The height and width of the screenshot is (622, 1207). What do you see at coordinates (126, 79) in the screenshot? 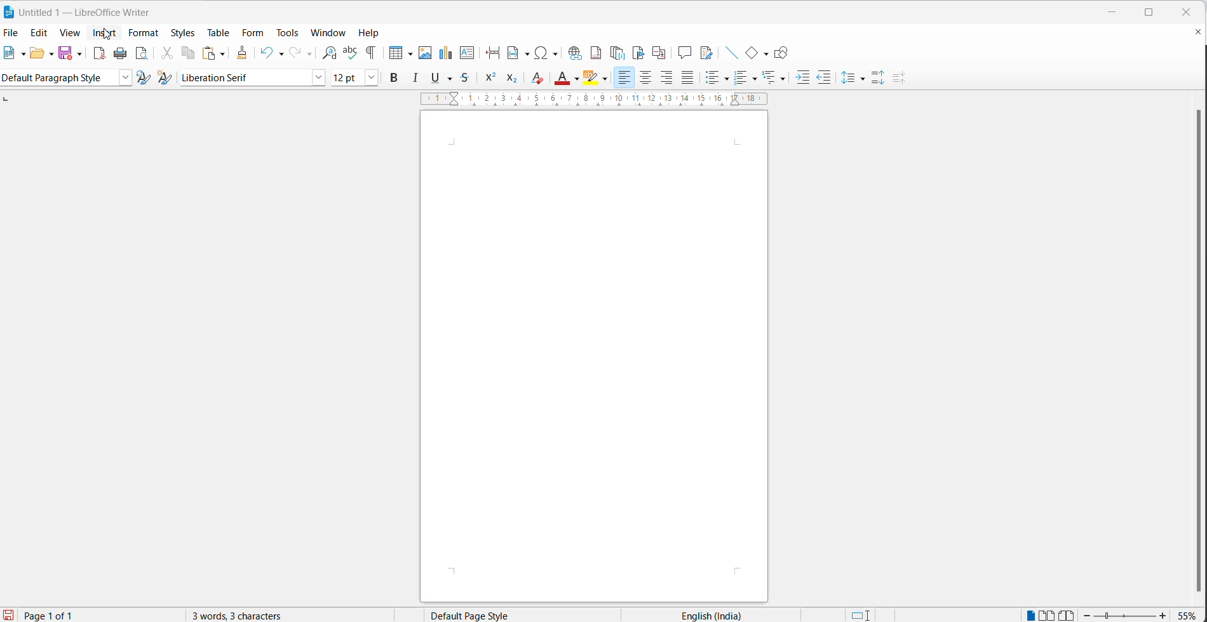
I see `style options` at bounding box center [126, 79].